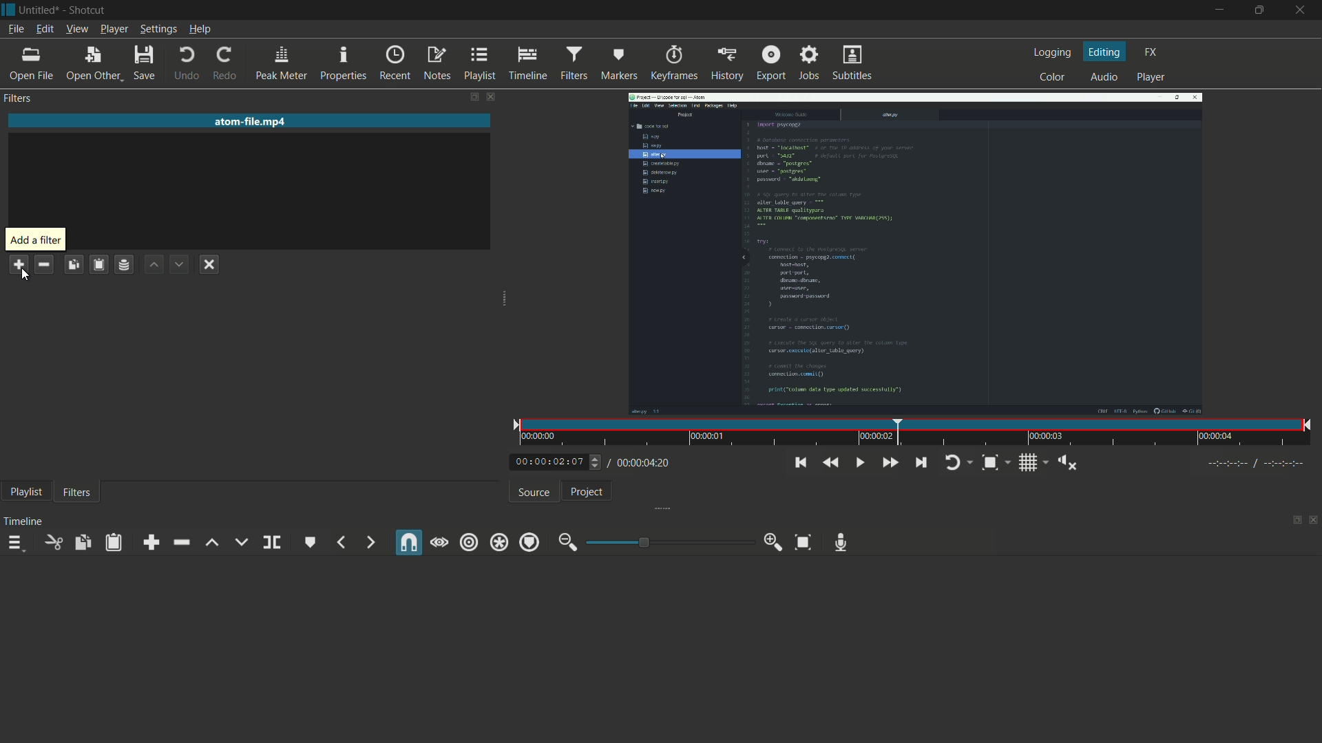 The height and width of the screenshot is (743, 1322). I want to click on fx, so click(1154, 52).